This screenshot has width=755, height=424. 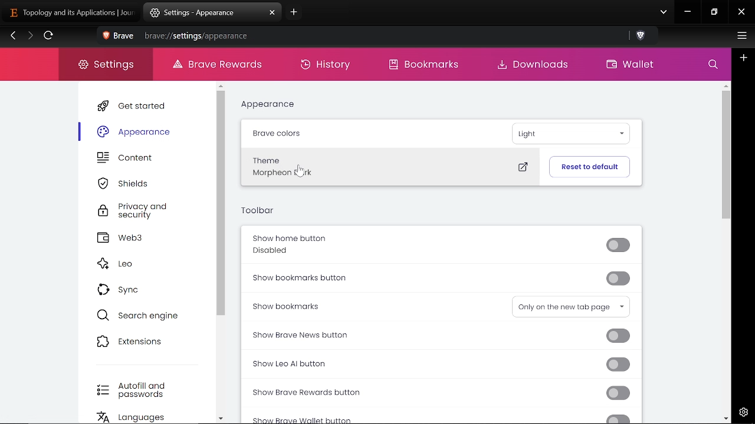 I want to click on Brave colors, so click(x=276, y=133).